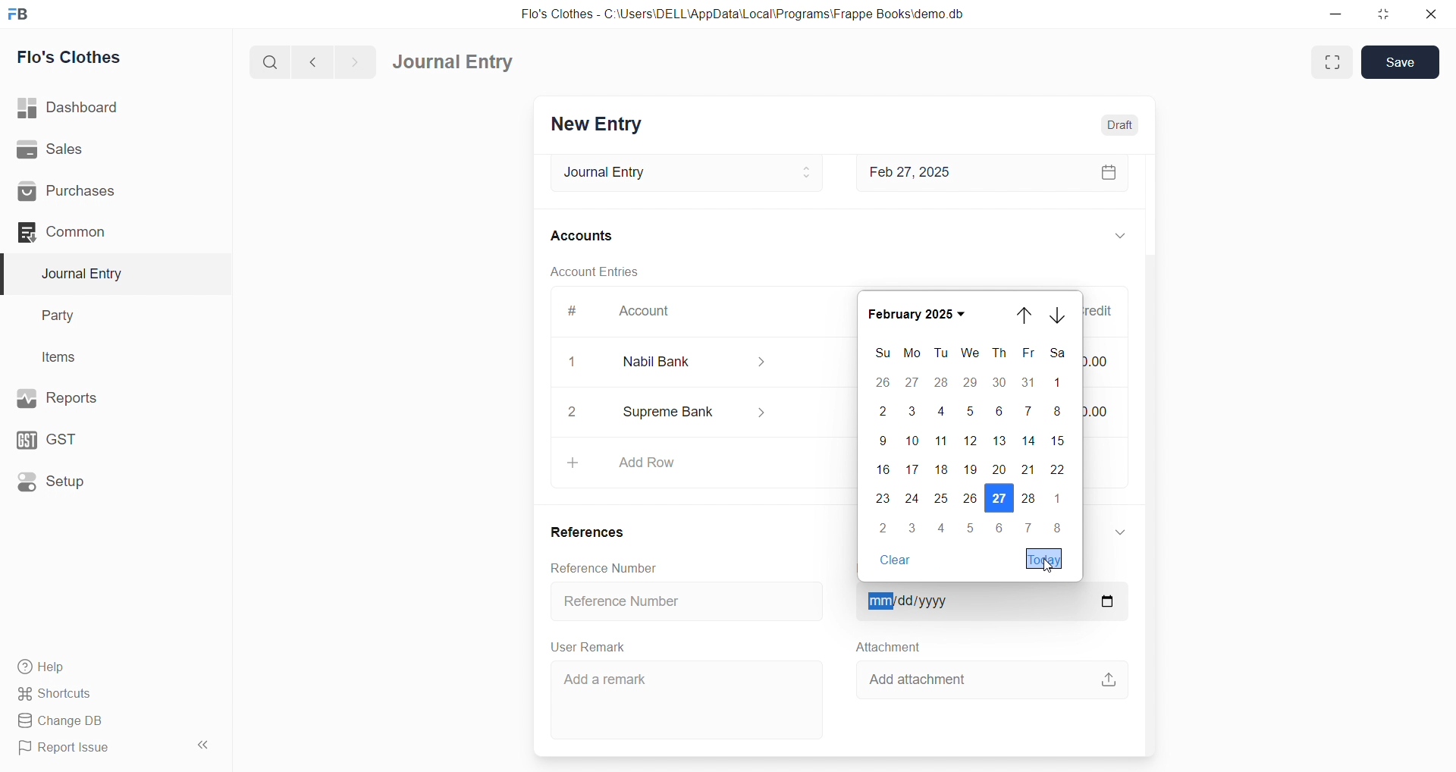  What do you see at coordinates (896, 559) in the screenshot?
I see `Clear` at bounding box center [896, 559].